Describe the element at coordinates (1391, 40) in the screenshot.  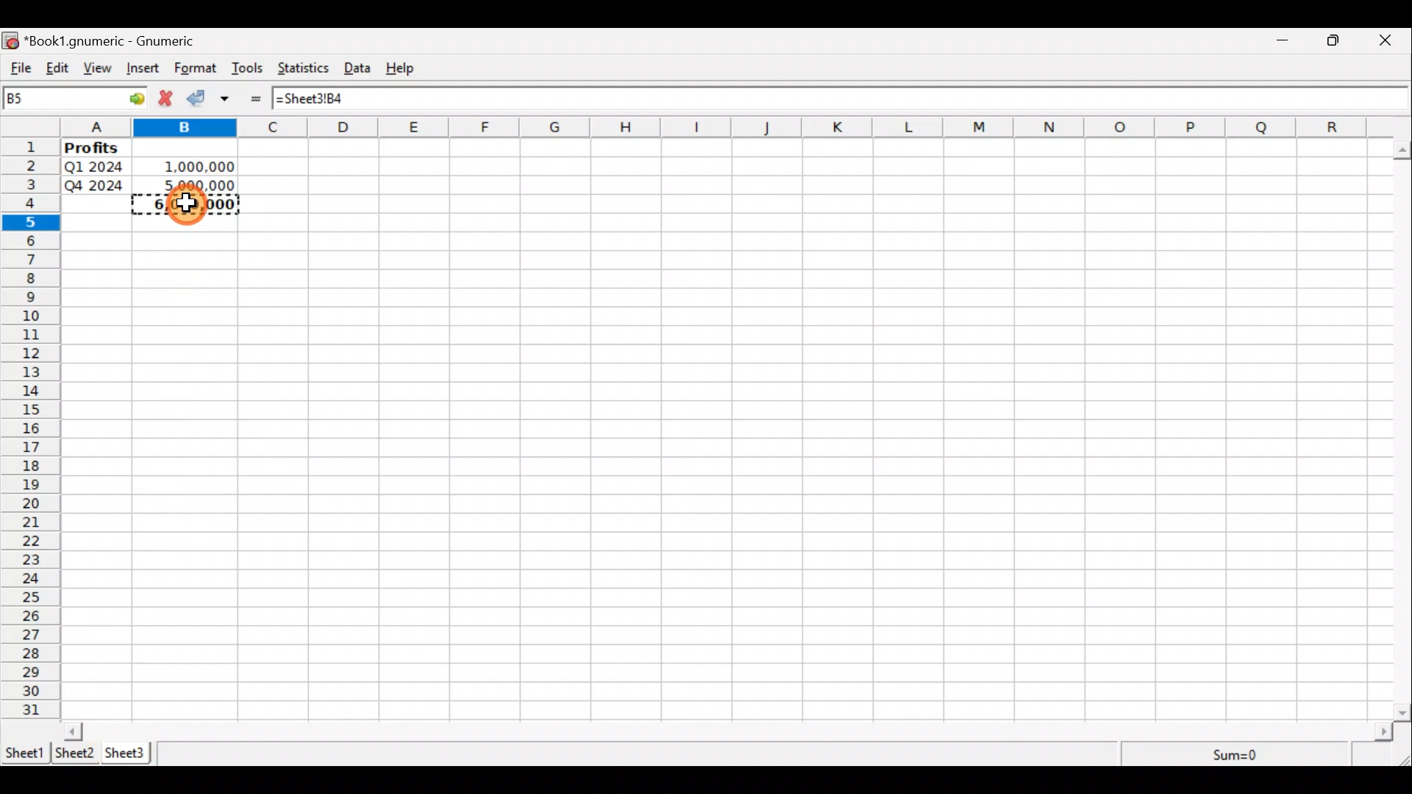
I see `Close` at that location.